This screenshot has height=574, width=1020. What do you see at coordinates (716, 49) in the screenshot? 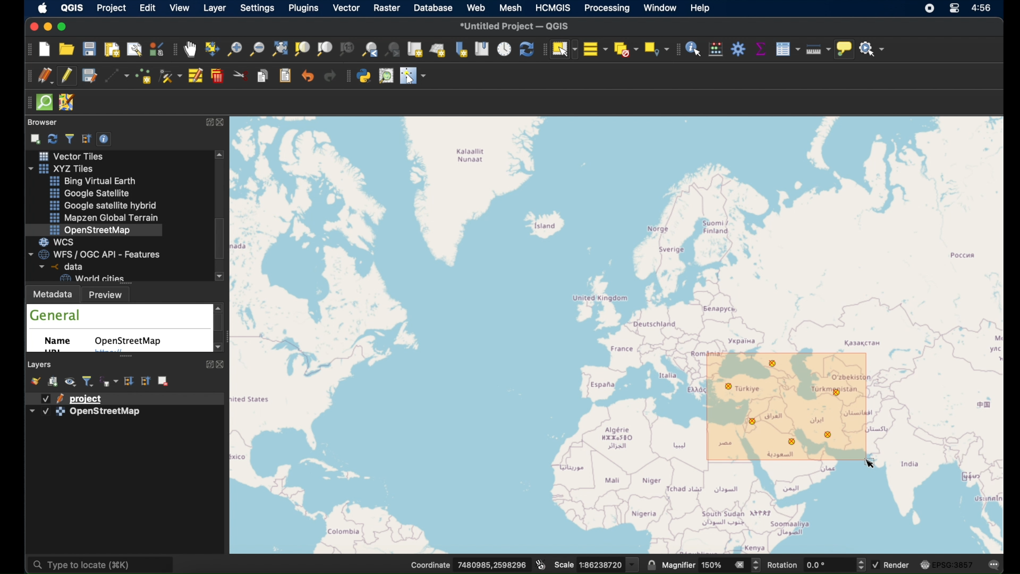
I see `open field calculator` at bounding box center [716, 49].